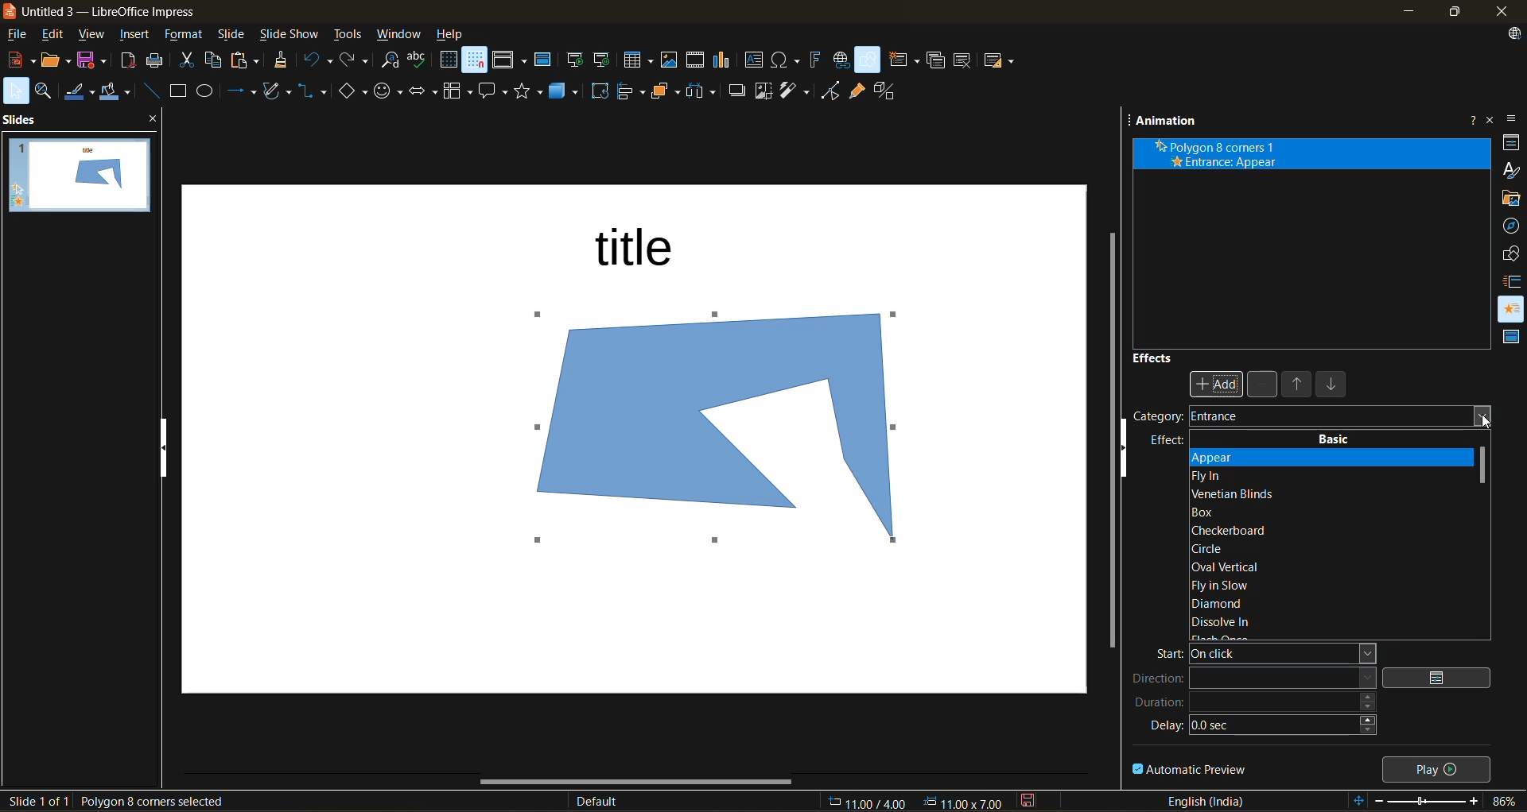  Describe the element at coordinates (1230, 584) in the screenshot. I see `fly in slow` at that location.